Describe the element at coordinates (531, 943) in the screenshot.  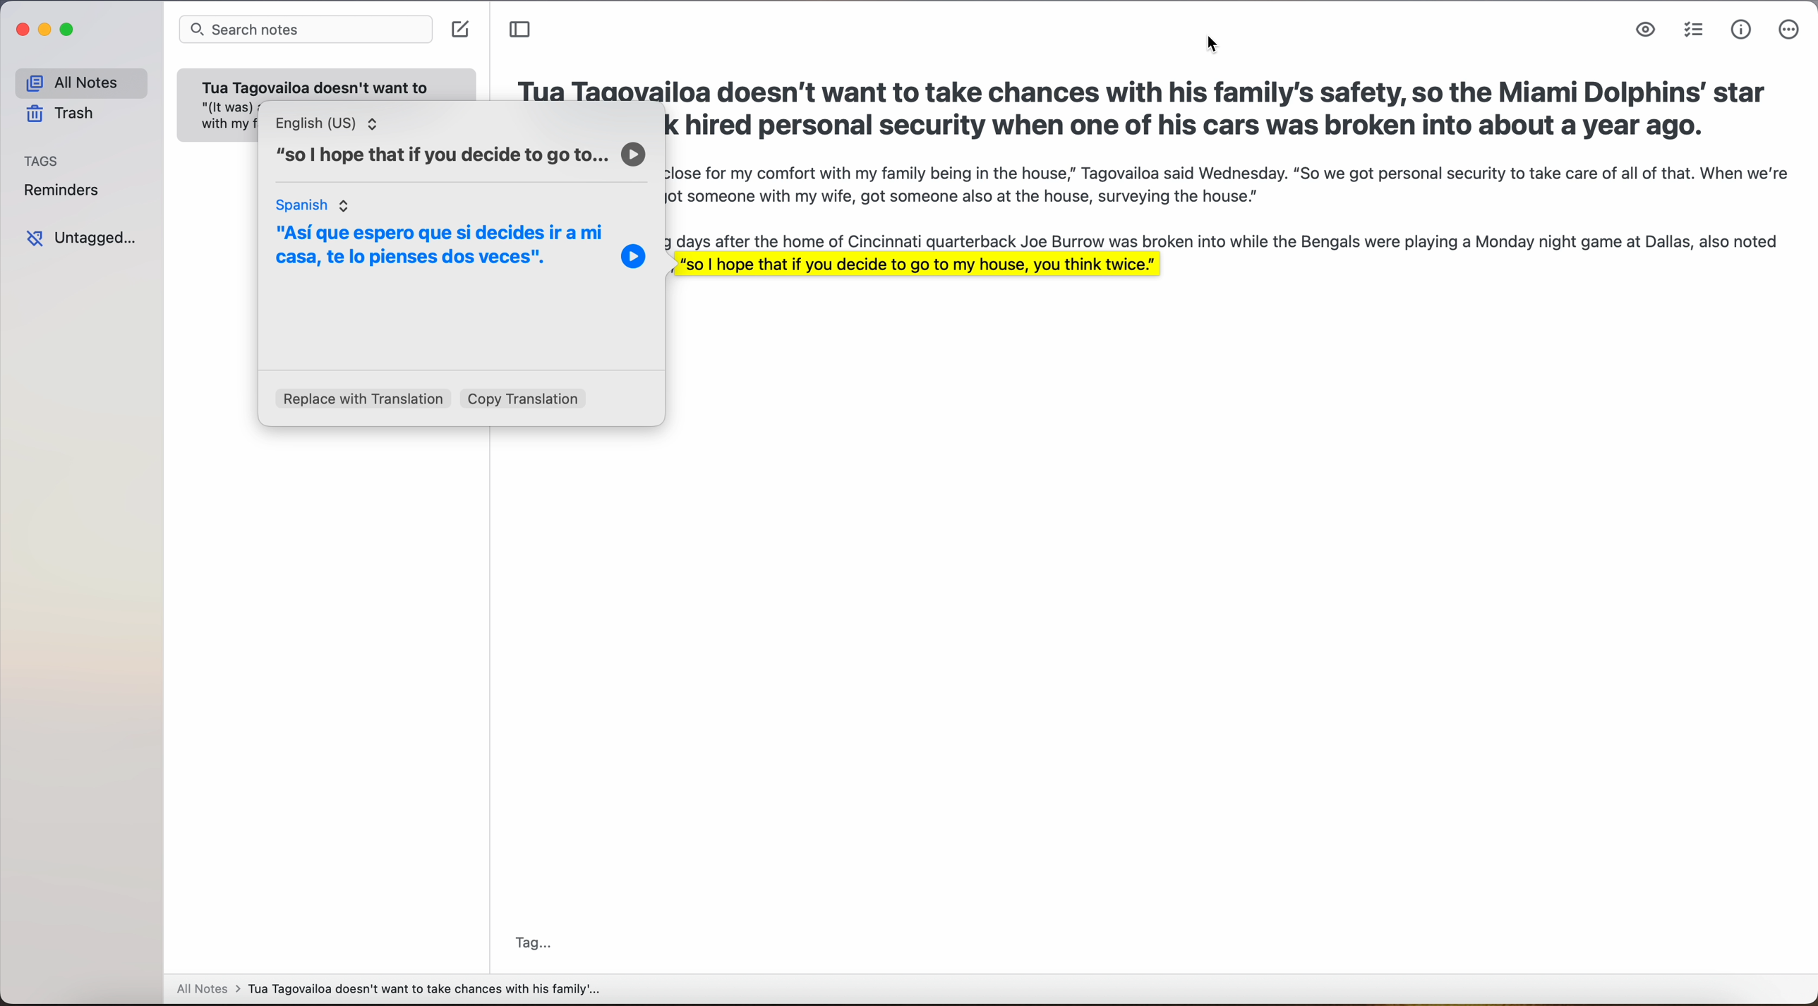
I see `tag` at that location.